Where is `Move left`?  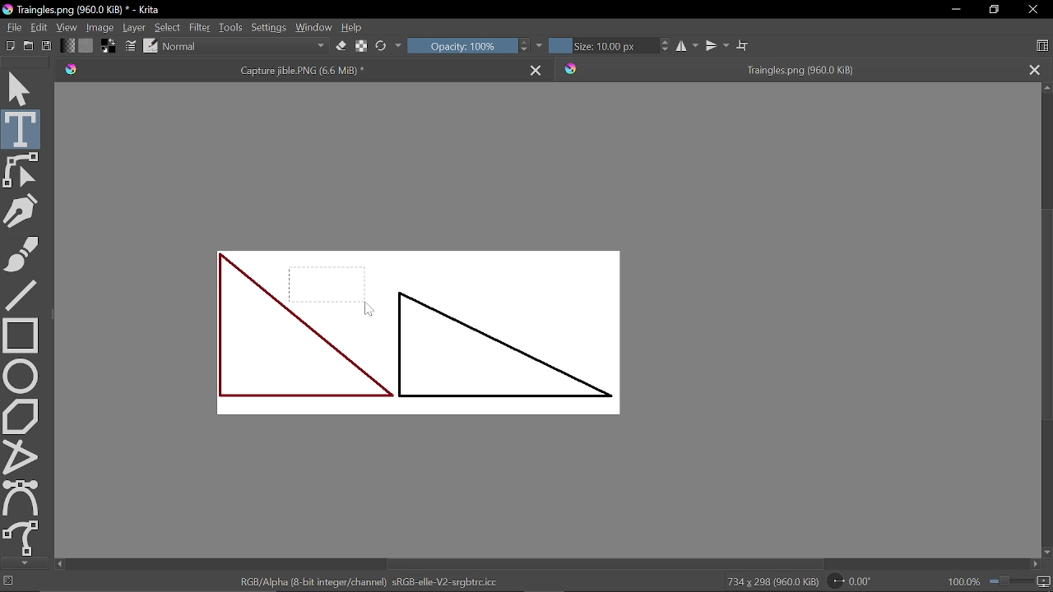
Move left is located at coordinates (59, 564).